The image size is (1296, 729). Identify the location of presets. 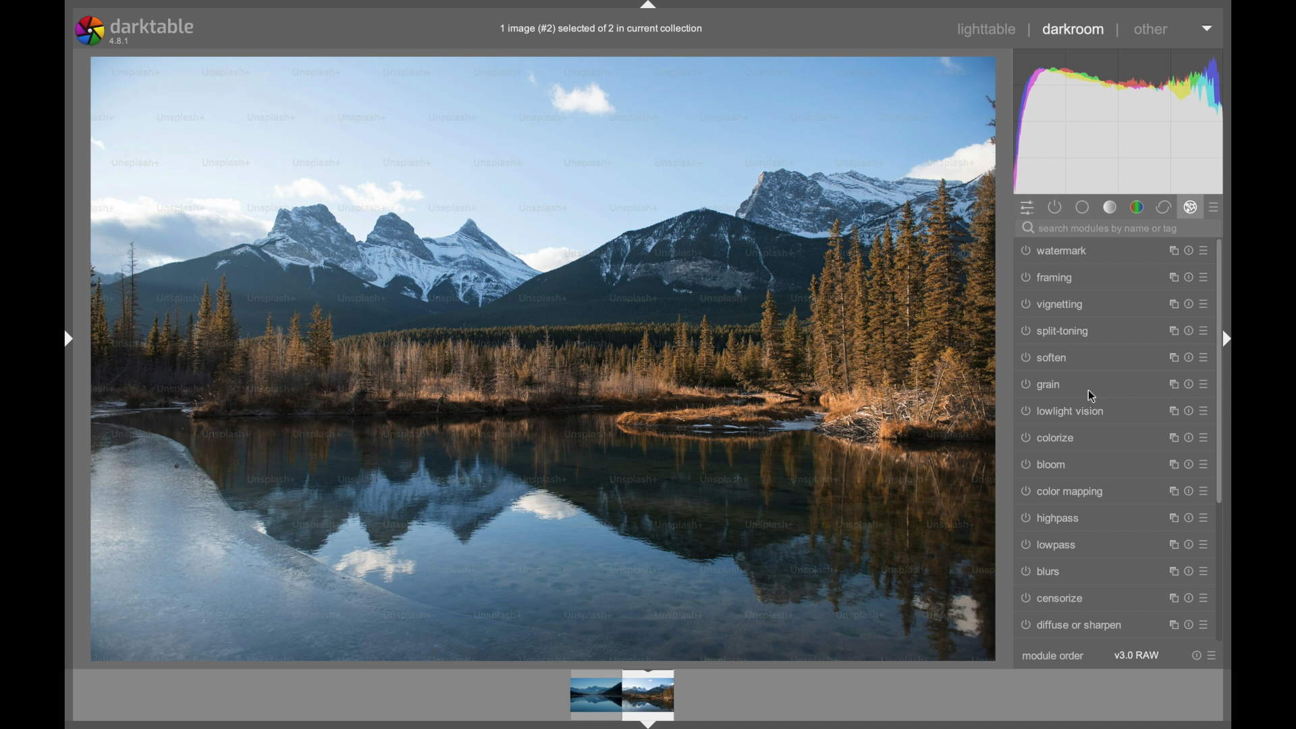
(1209, 570).